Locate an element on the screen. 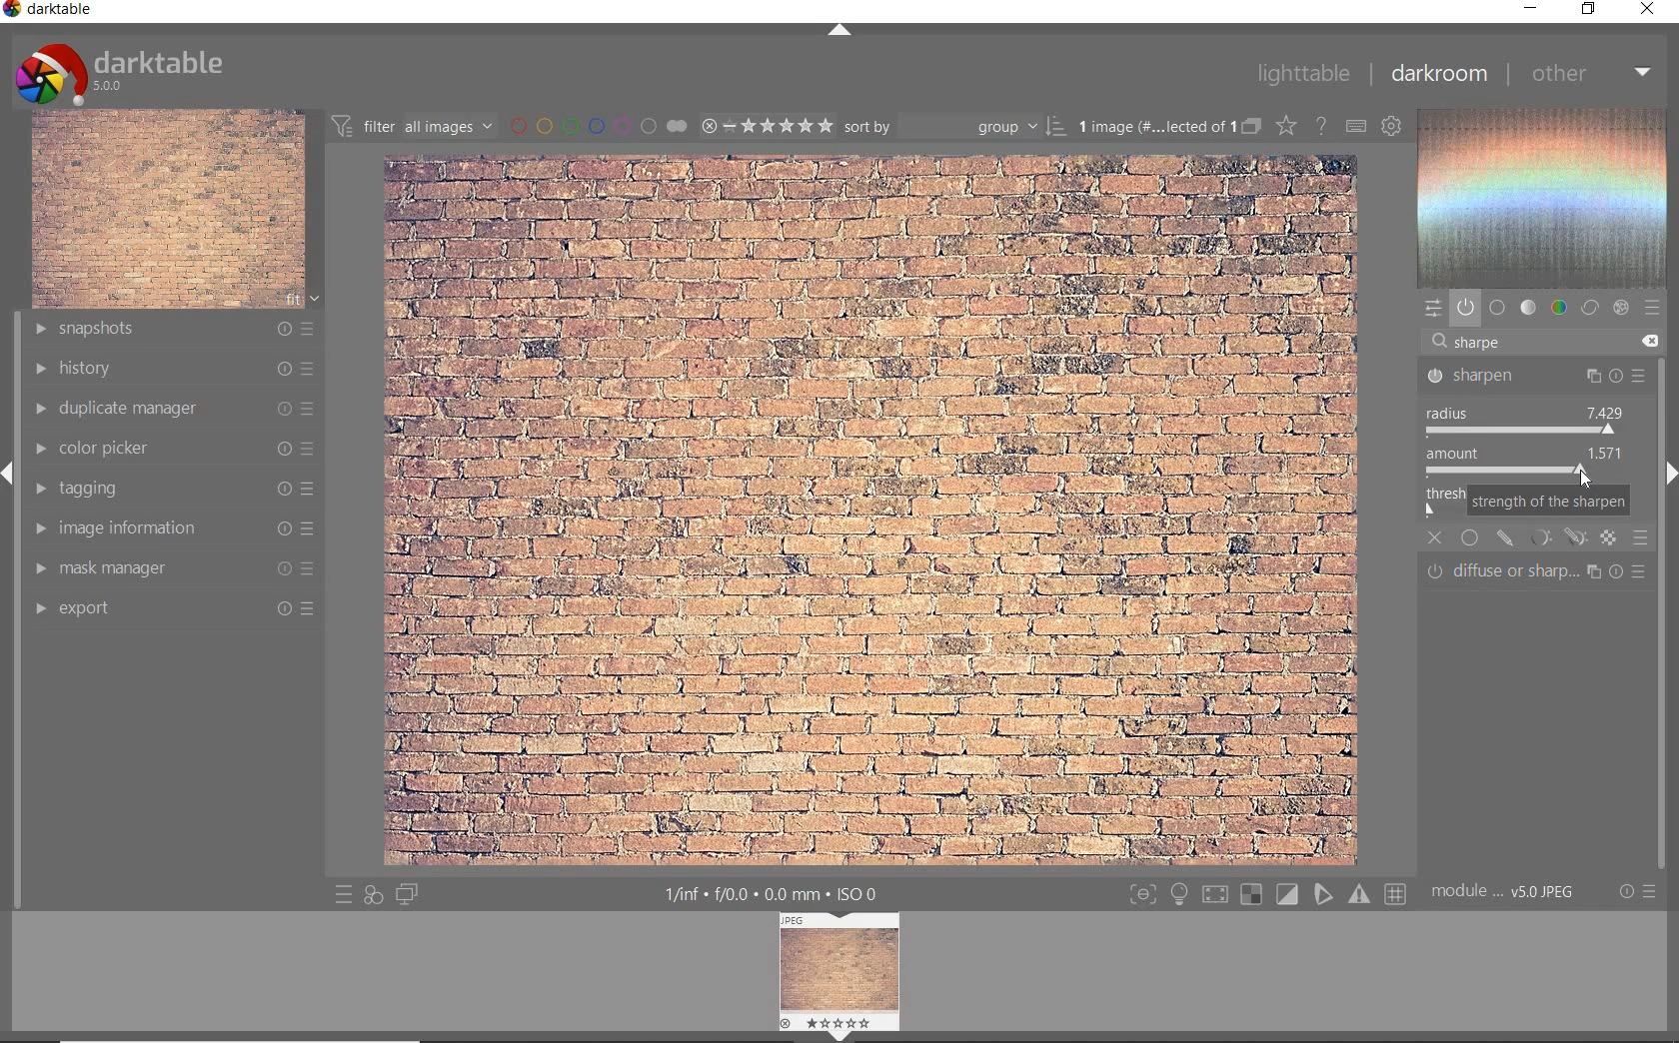 The image size is (1679, 1043). down is located at coordinates (839, 1036).